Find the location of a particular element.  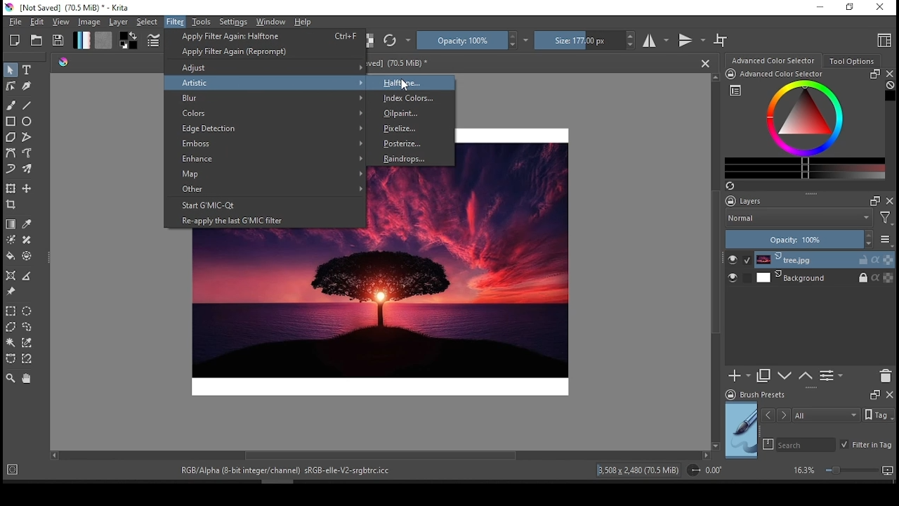

colors is located at coordinates (130, 40).